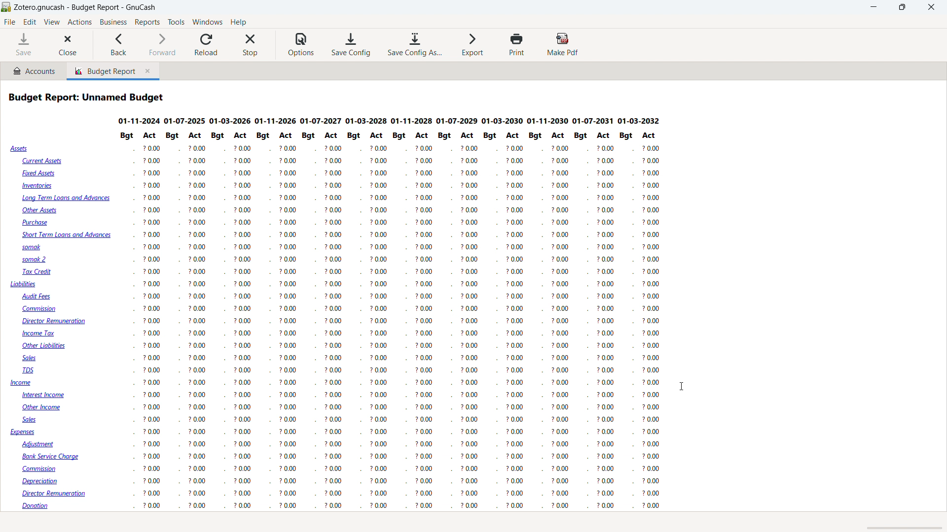 This screenshot has height=532, width=947. Describe the element at coordinates (22, 383) in the screenshot. I see `Income` at that location.